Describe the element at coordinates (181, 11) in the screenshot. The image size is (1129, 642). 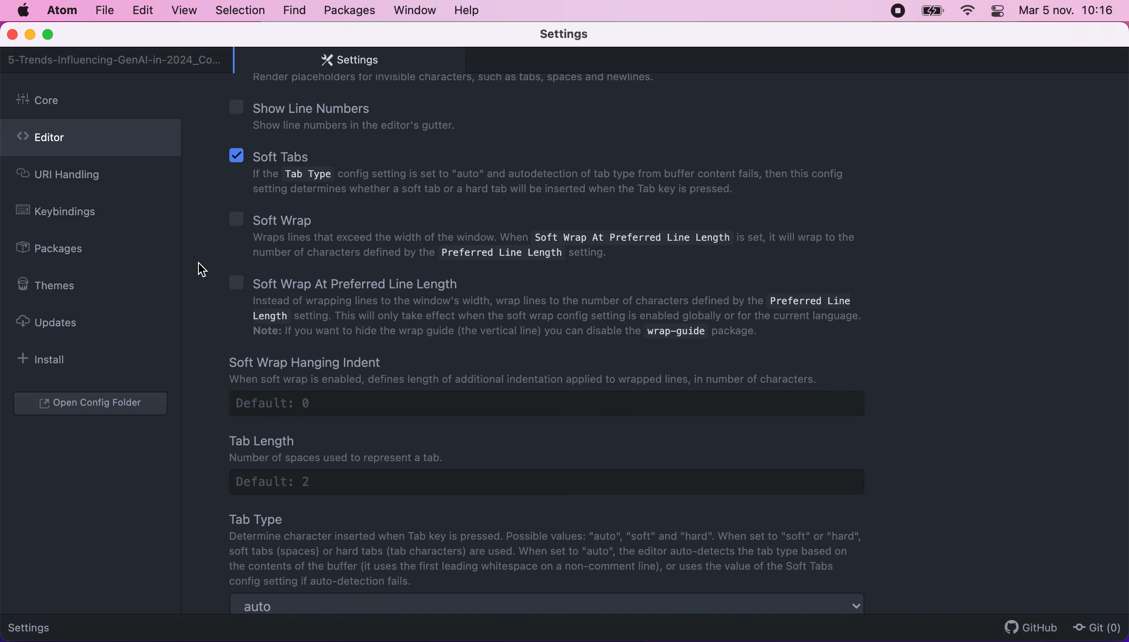
I see `view` at that location.